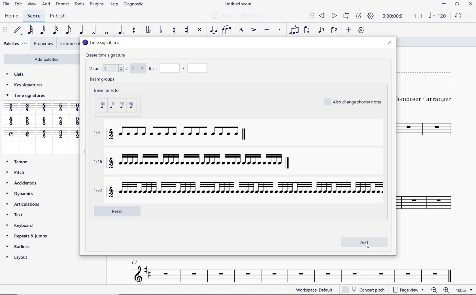 The height and width of the screenshot is (295, 476). I want to click on SELECET TO MOVE, so click(6, 31).